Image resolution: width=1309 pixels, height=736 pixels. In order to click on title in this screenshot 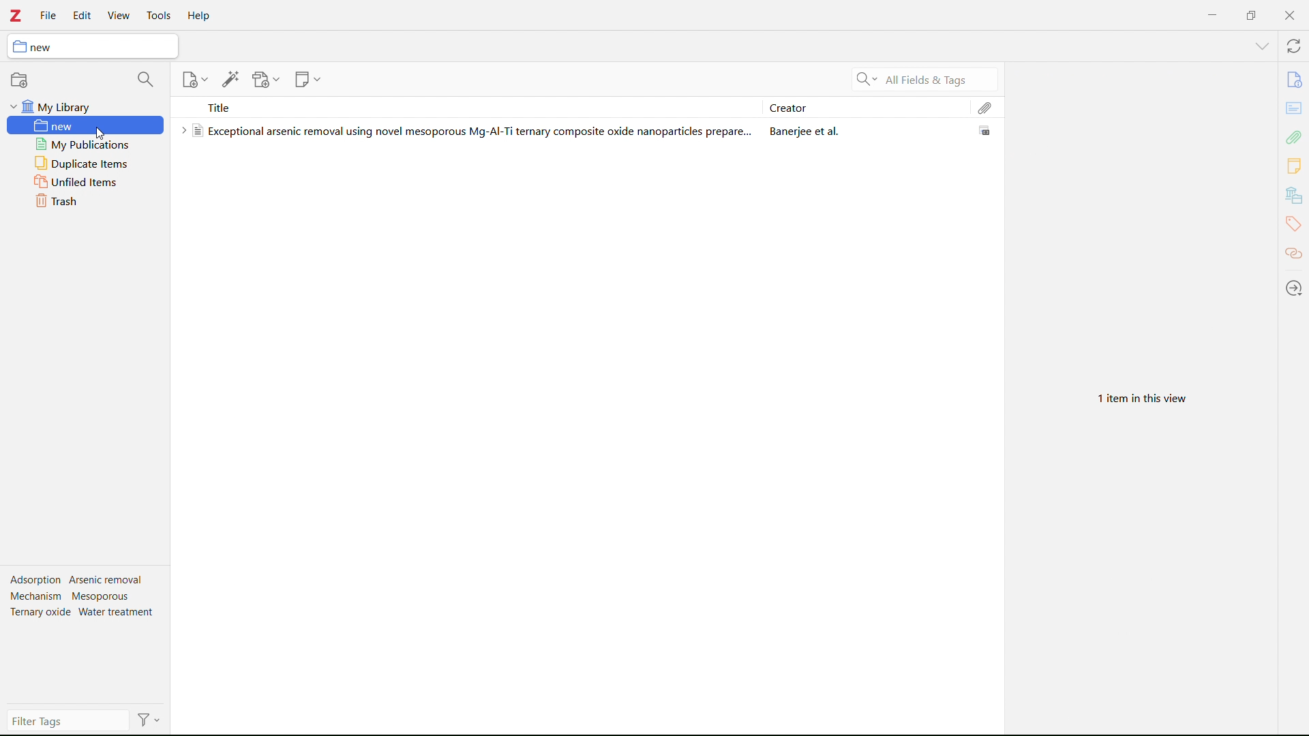, I will do `click(468, 107)`.